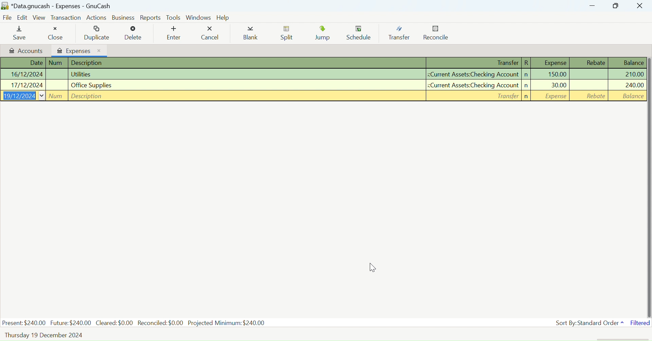 The image size is (652, 341). Describe the element at coordinates (18, 34) in the screenshot. I see `Save` at that location.